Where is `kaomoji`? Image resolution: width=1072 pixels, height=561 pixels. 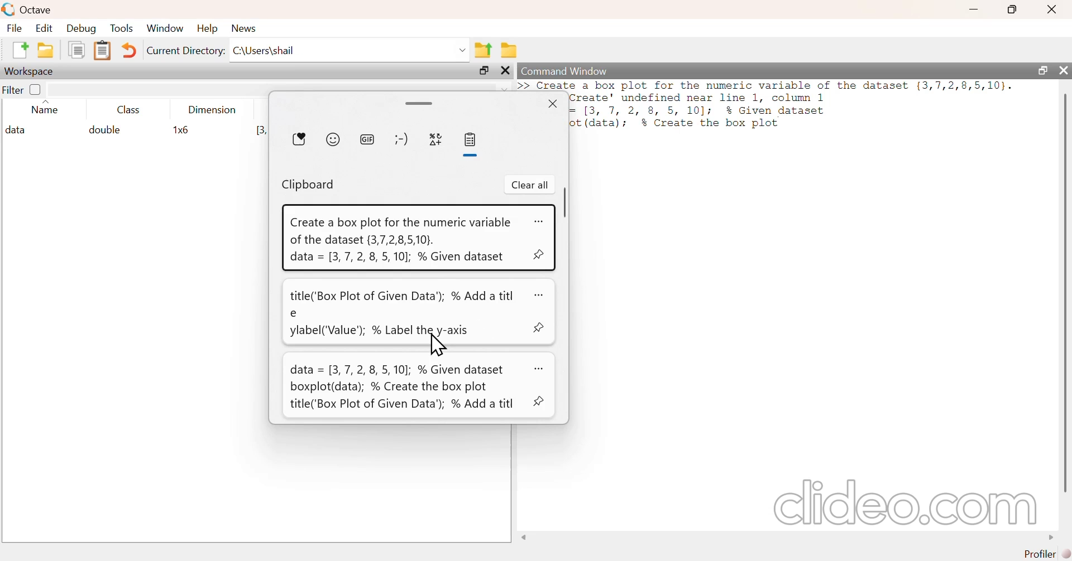 kaomoji is located at coordinates (402, 141).